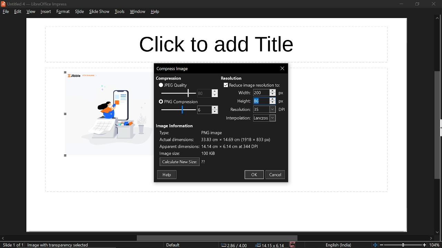  What do you see at coordinates (273, 94) in the screenshot?
I see `decrease width` at bounding box center [273, 94].